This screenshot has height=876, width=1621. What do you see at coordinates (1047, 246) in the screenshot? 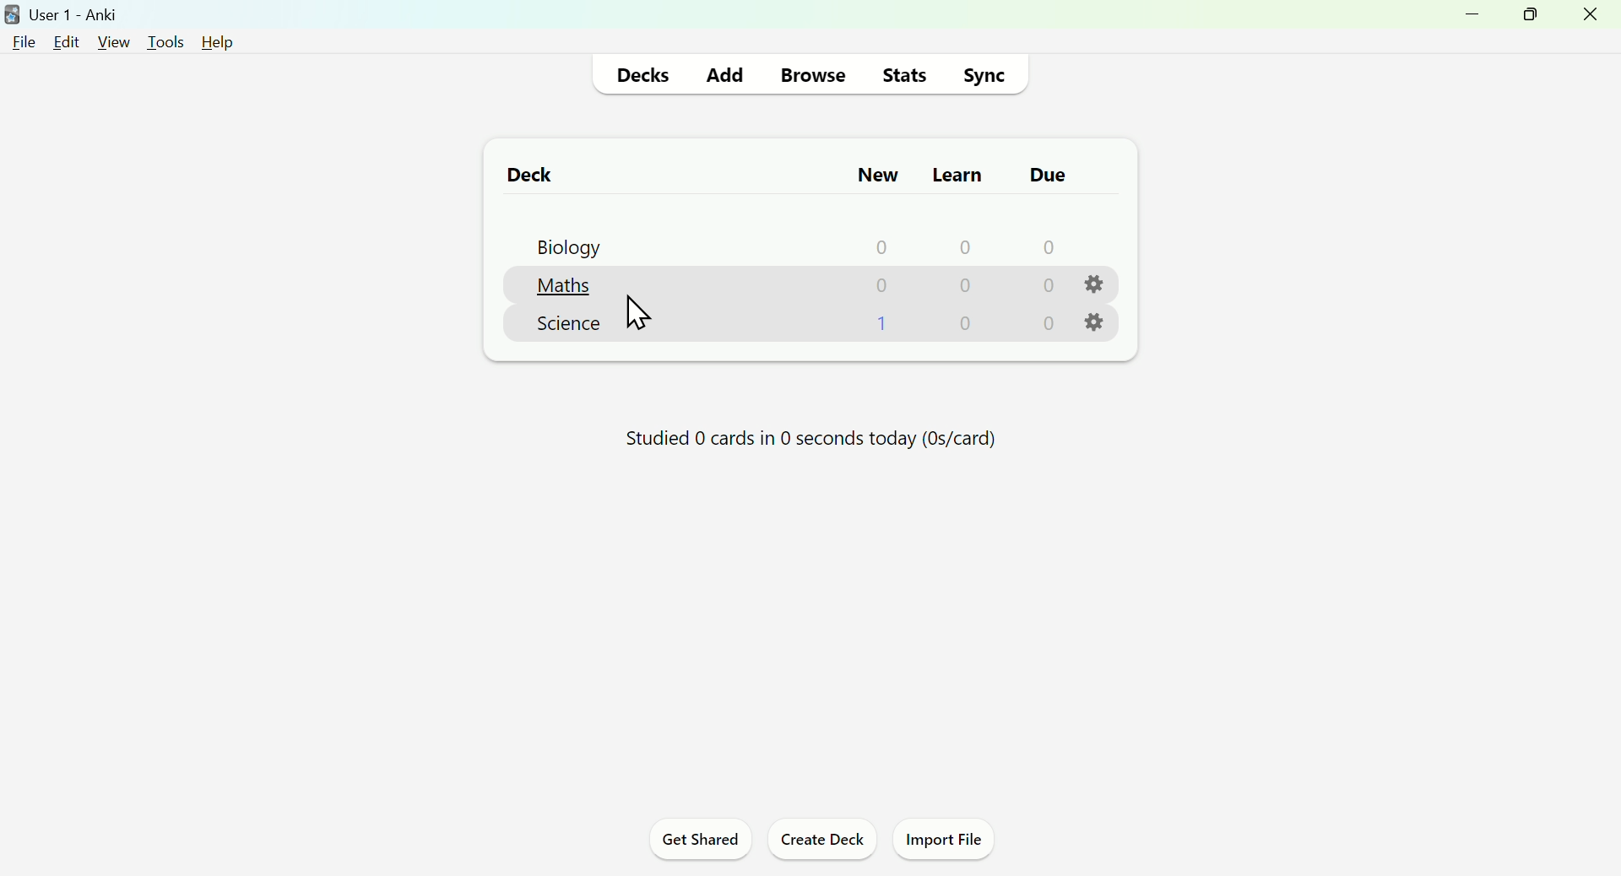
I see `0` at bounding box center [1047, 246].